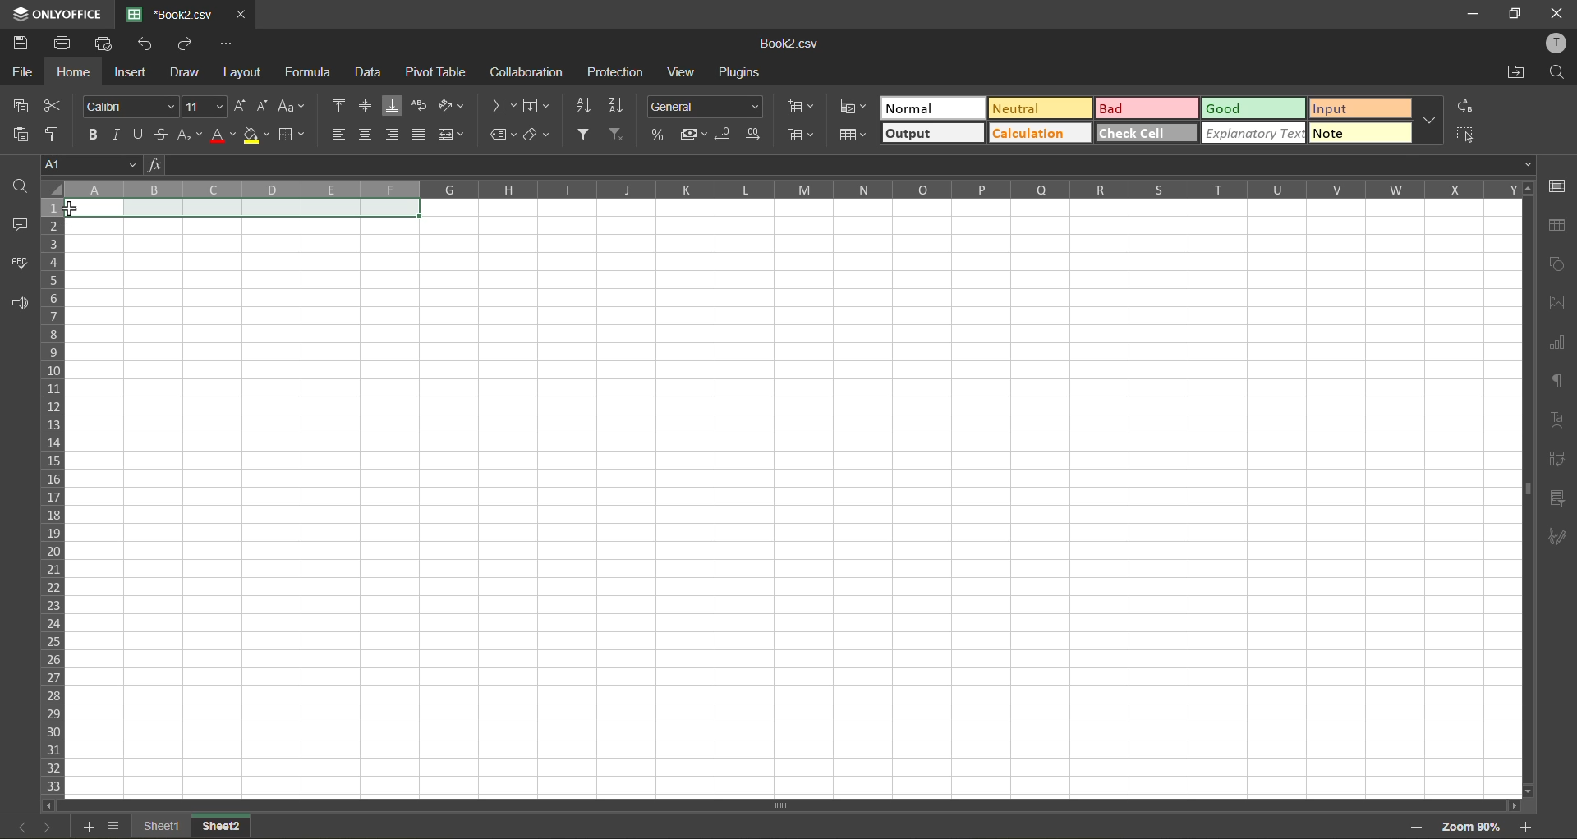 This screenshot has height=839, width=1577. What do you see at coordinates (1041, 134) in the screenshot?
I see `calculation` at bounding box center [1041, 134].